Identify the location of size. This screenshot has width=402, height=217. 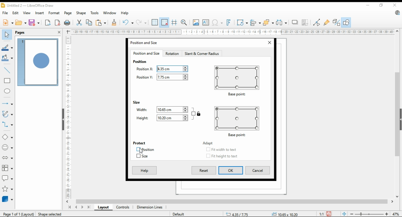
(137, 103).